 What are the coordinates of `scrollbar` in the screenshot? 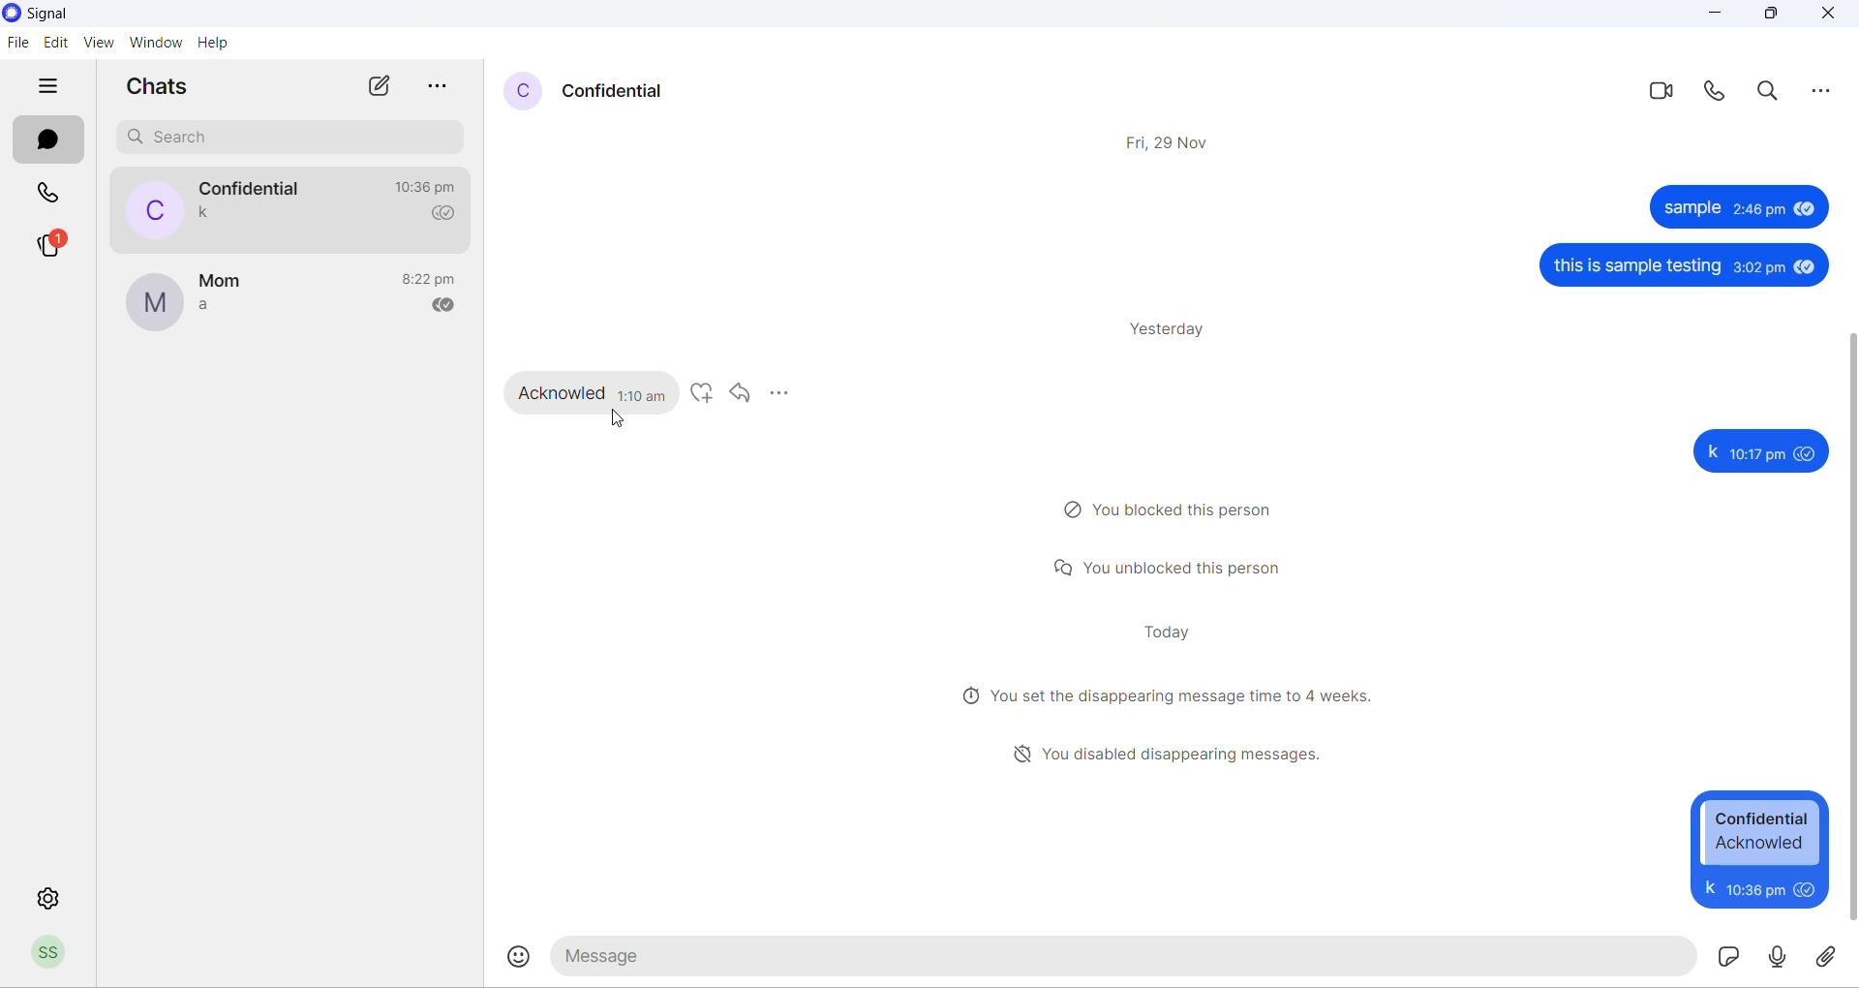 It's located at (1847, 626).